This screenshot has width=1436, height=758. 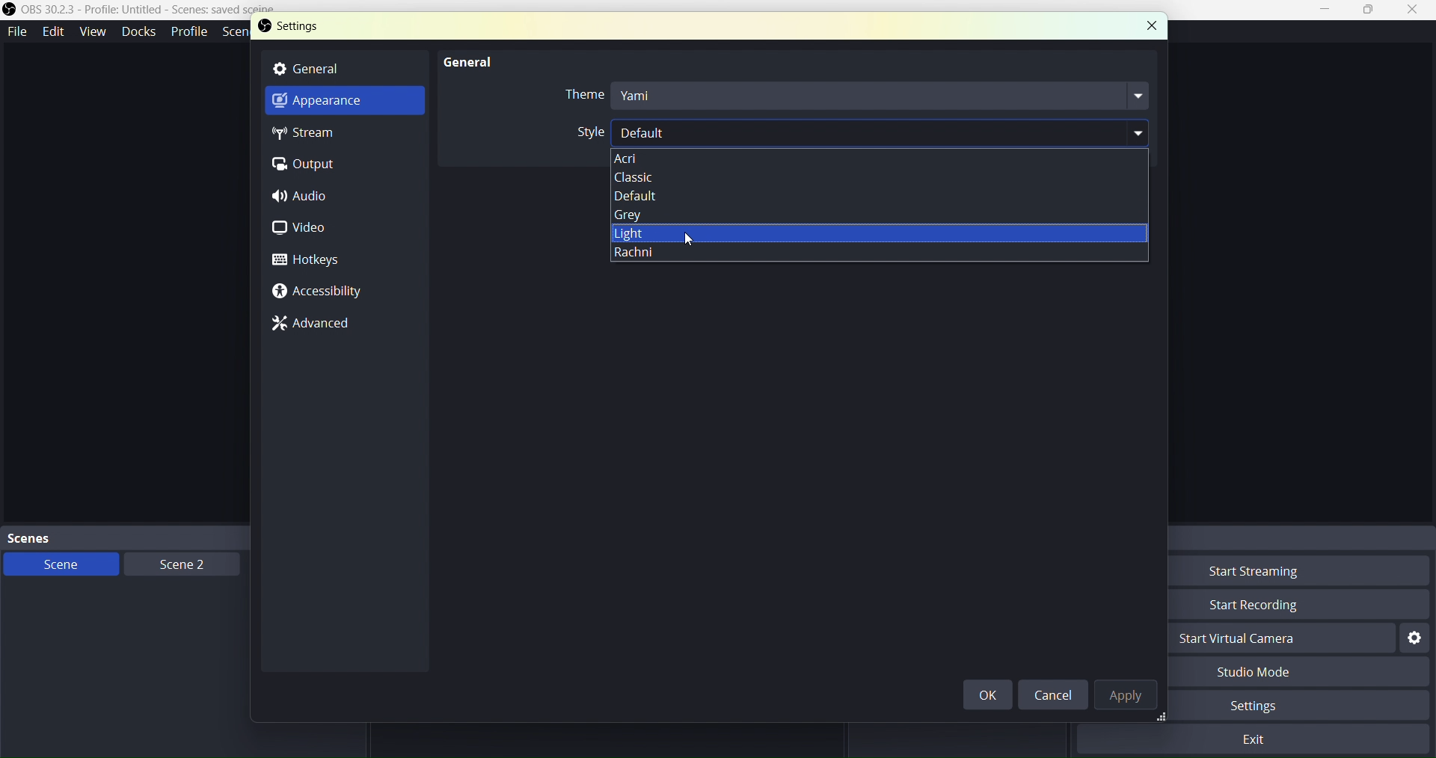 I want to click on classic, so click(x=870, y=178).